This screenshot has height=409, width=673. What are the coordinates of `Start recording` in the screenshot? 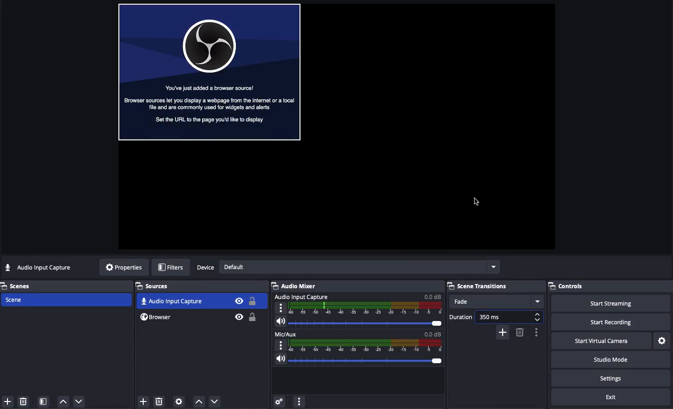 It's located at (609, 322).